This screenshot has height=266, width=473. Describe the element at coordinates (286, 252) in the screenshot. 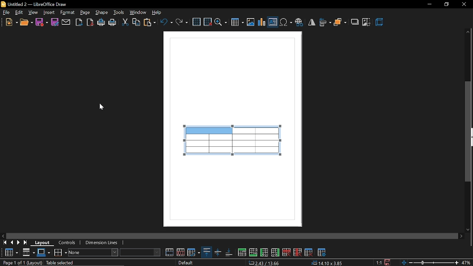

I see `delete row` at that location.